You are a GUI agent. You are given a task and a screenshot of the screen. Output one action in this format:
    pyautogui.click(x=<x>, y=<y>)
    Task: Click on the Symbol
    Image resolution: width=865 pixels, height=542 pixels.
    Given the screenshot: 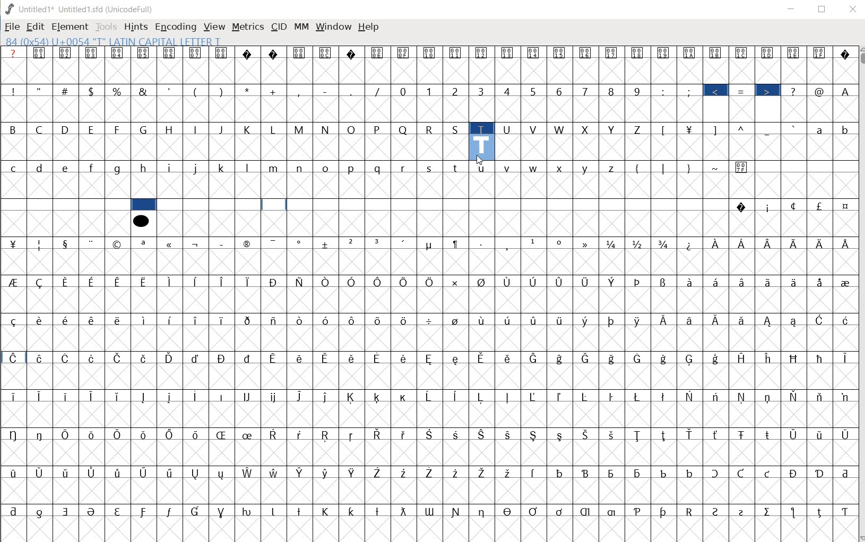 What is the action you would take?
    pyautogui.click(x=92, y=53)
    